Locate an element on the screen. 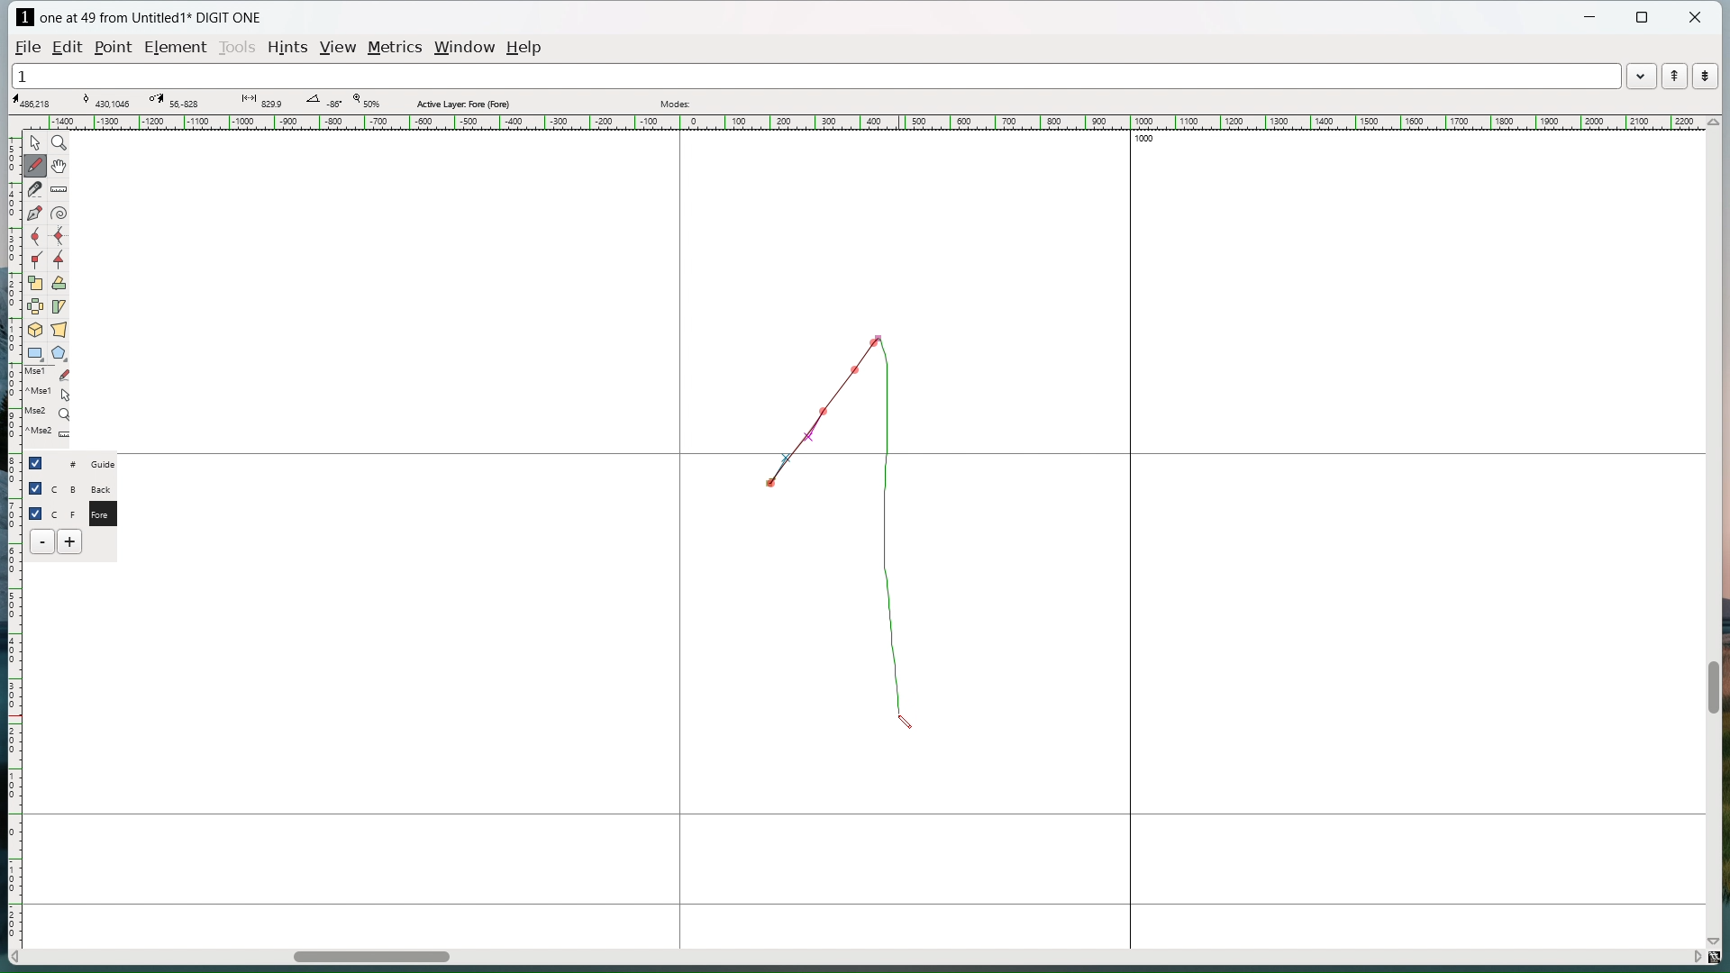 The image size is (1730, 973). C B Back is located at coordinates (84, 486).